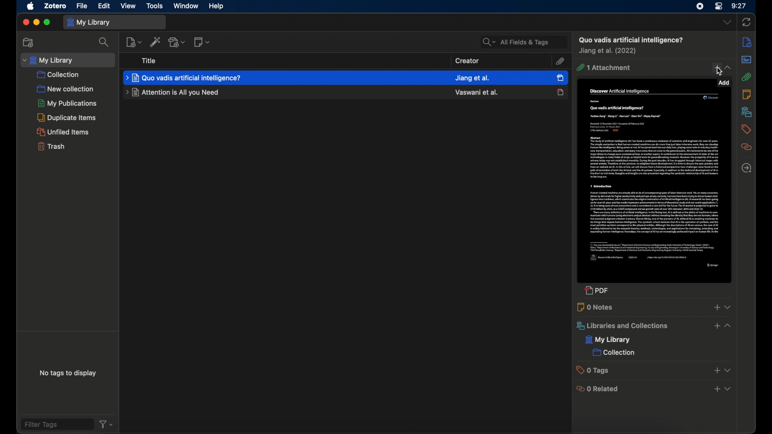  Describe the element at coordinates (608, 340) in the screenshot. I see `my library` at that location.